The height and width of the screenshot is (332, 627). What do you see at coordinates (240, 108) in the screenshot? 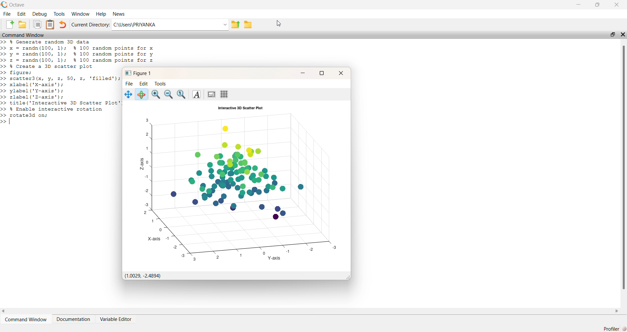
I see `Interactive 3D Scatter Plot` at bounding box center [240, 108].